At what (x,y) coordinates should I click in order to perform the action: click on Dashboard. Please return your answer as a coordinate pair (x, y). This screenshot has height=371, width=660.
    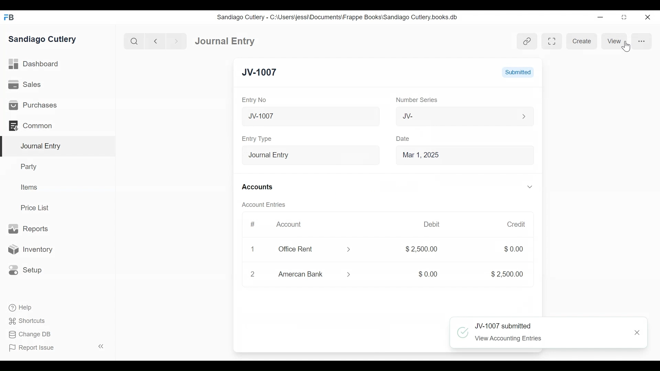
    Looking at the image, I should click on (222, 40).